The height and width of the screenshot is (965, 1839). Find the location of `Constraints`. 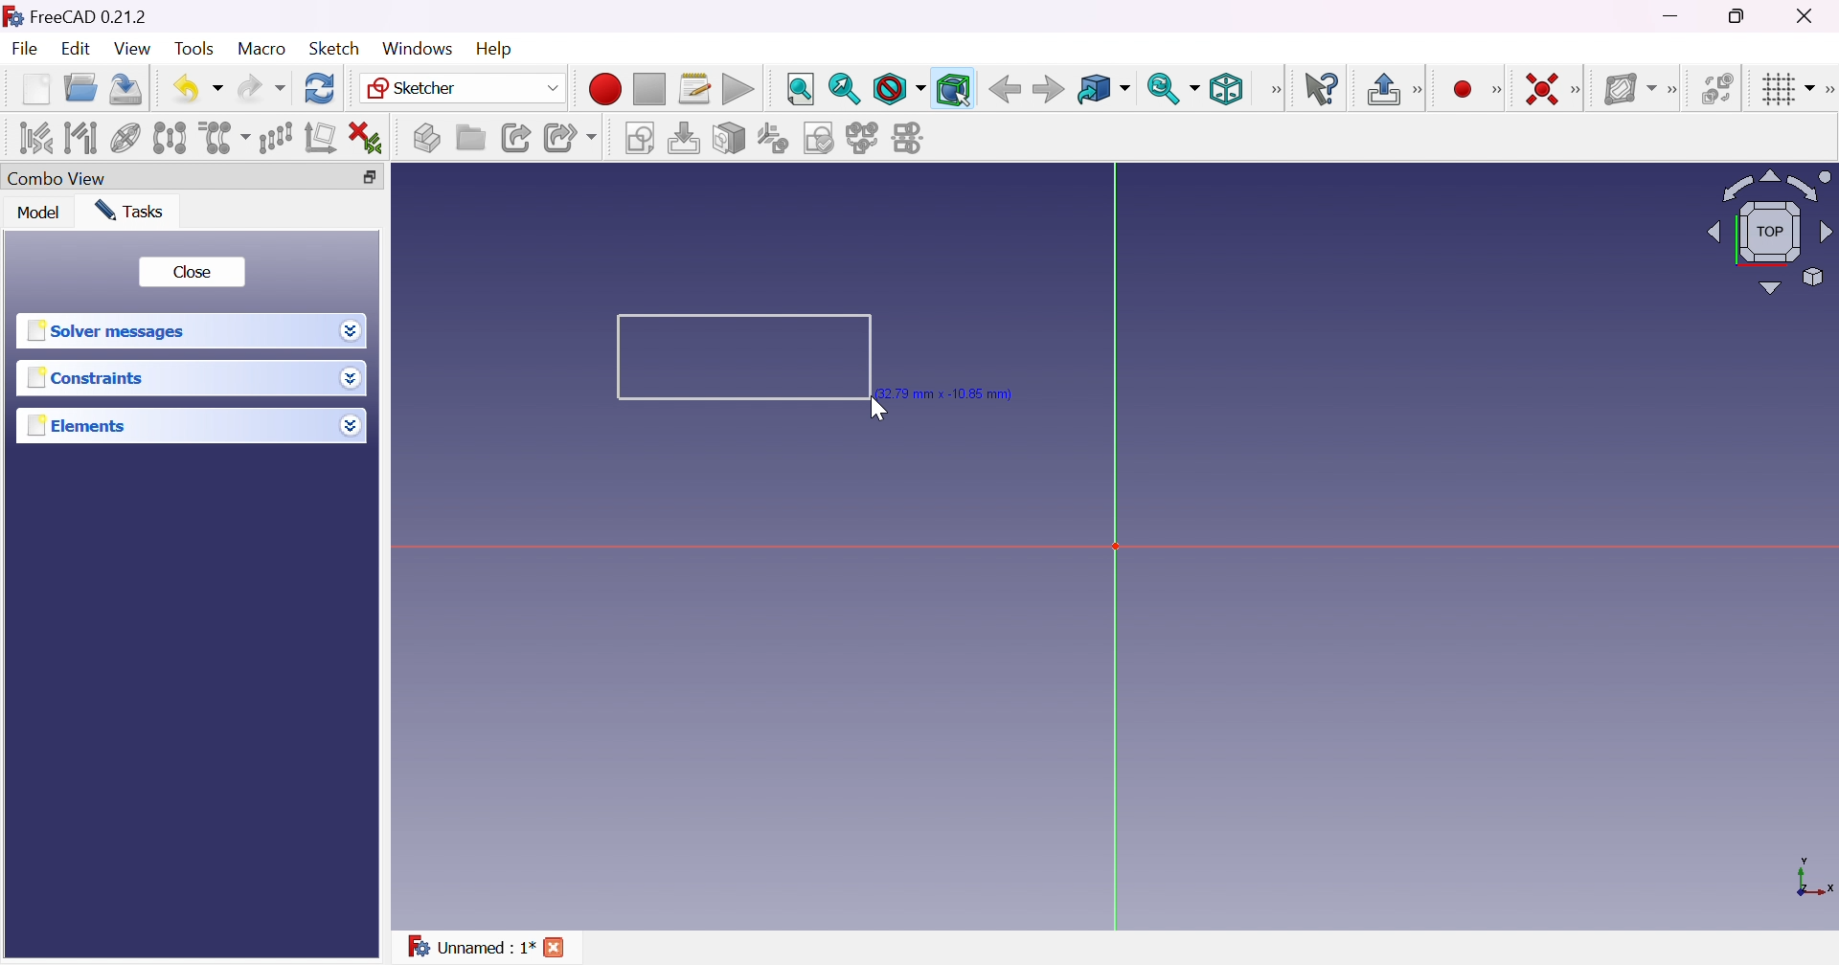

Constraints is located at coordinates (88, 377).